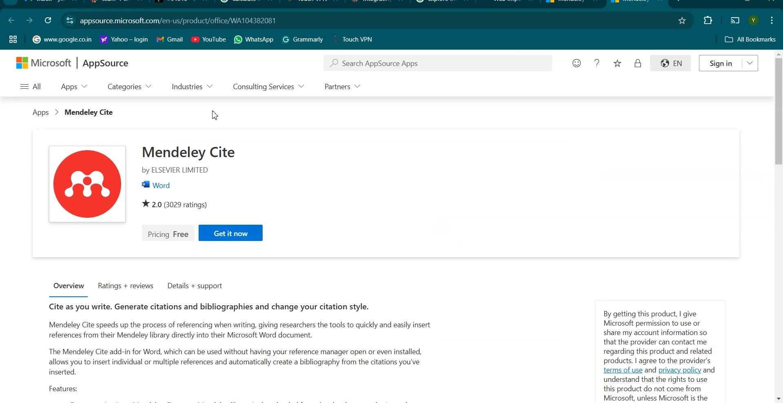 The height and width of the screenshot is (403, 783). I want to click on Customize and control google chrome, so click(773, 20).